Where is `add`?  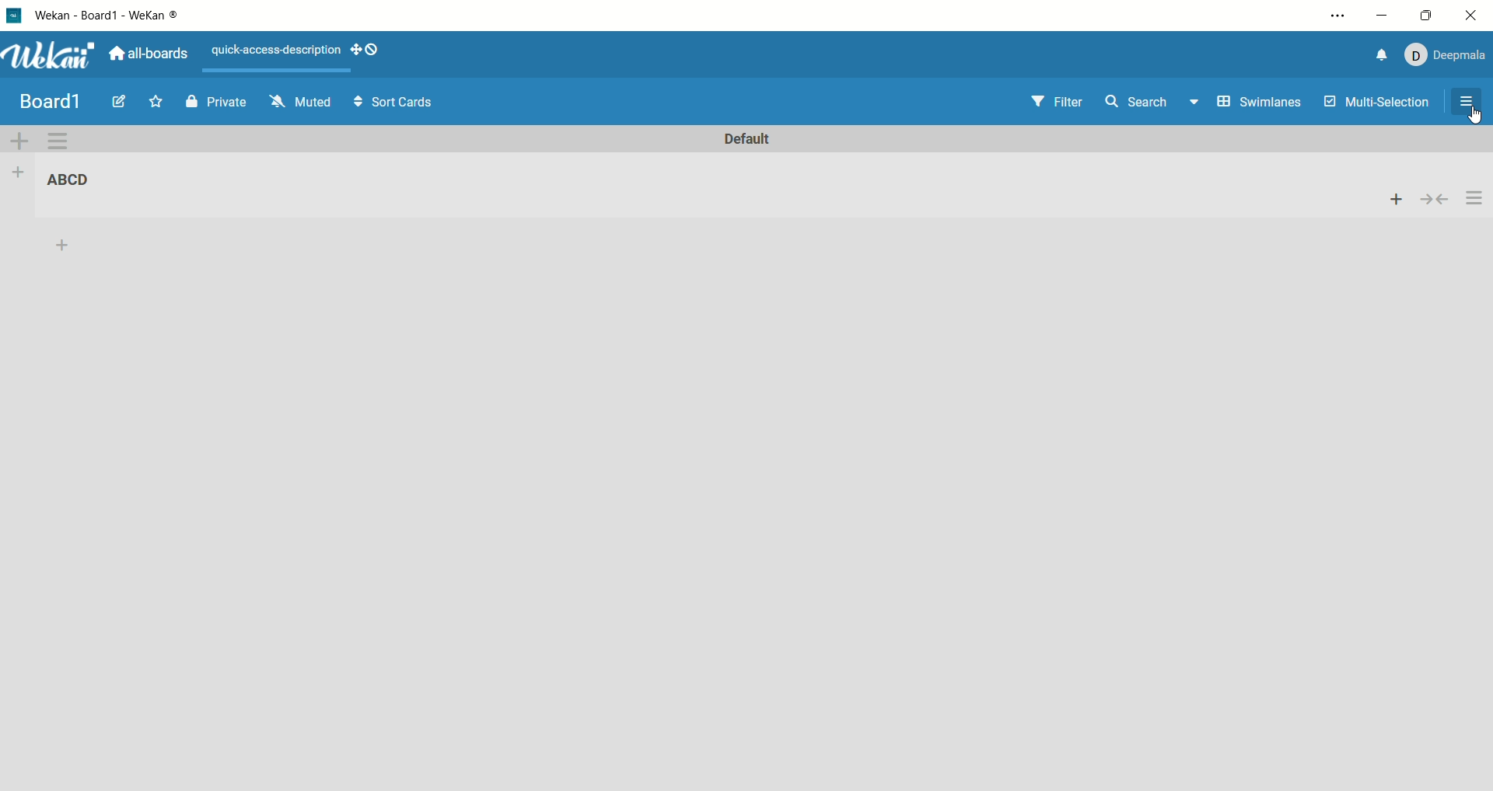
add is located at coordinates (60, 247).